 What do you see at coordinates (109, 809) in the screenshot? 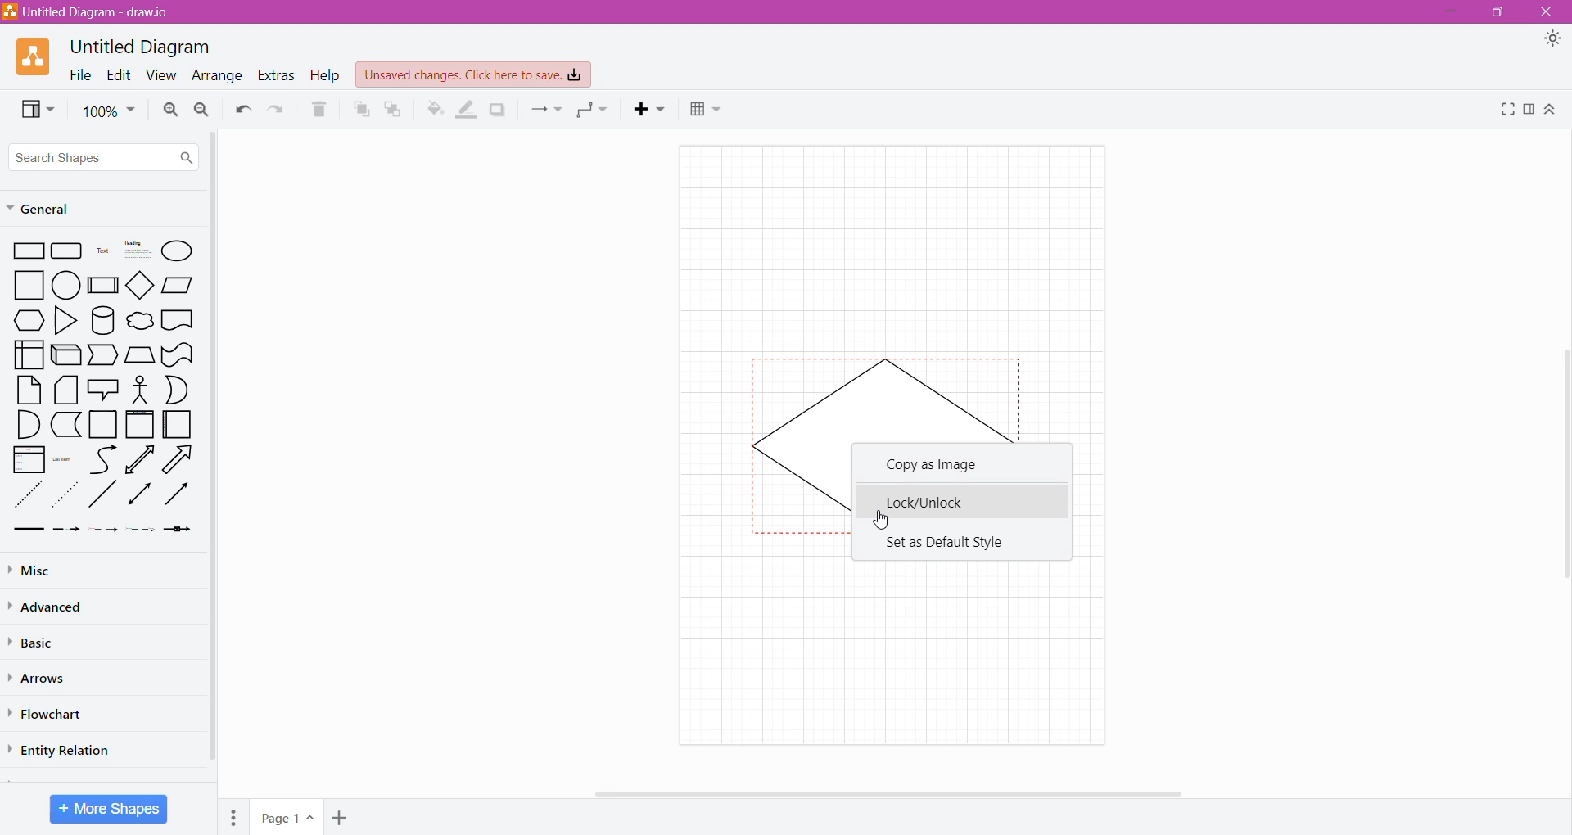
I see `More Shapes` at bounding box center [109, 809].